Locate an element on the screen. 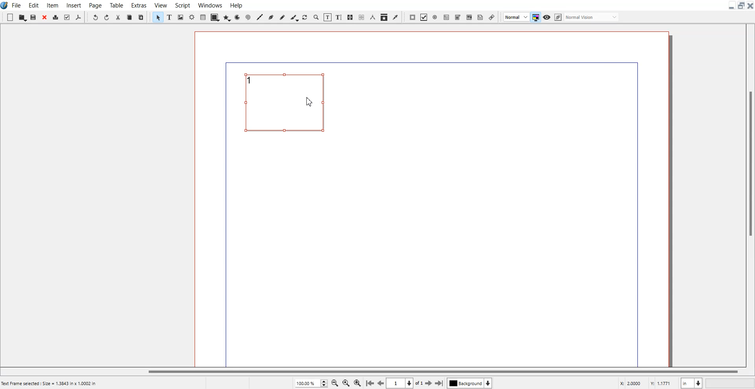  Table is located at coordinates (203, 17).